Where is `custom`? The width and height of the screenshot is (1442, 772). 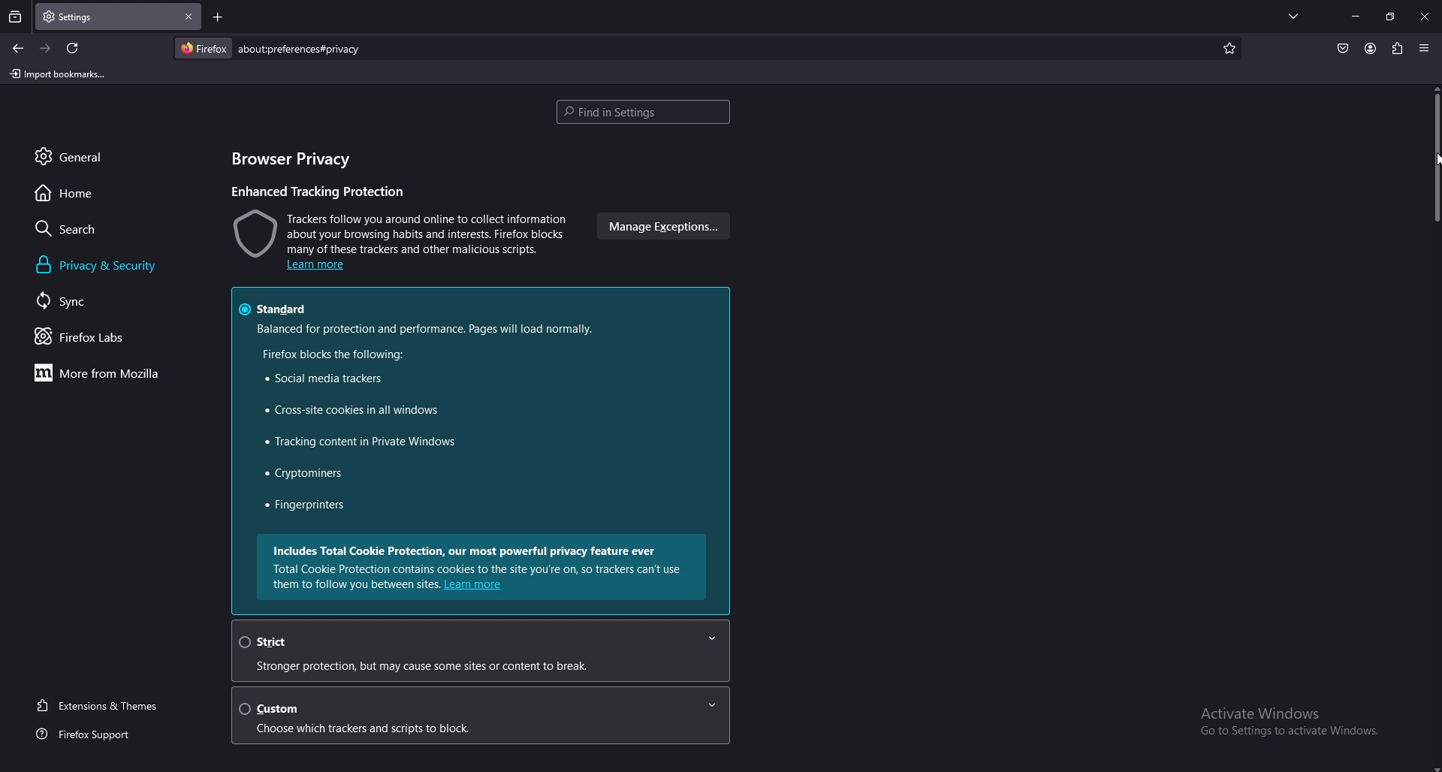
custom is located at coordinates (478, 713).